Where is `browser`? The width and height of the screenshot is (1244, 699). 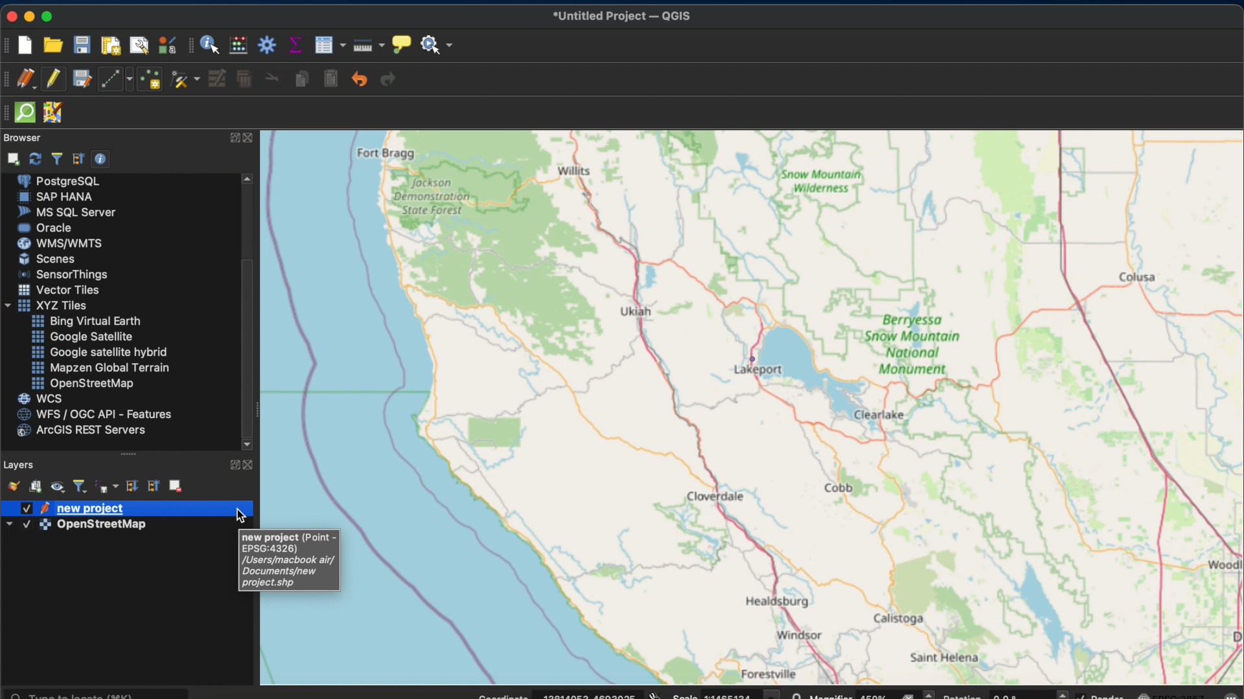
browser is located at coordinates (22, 138).